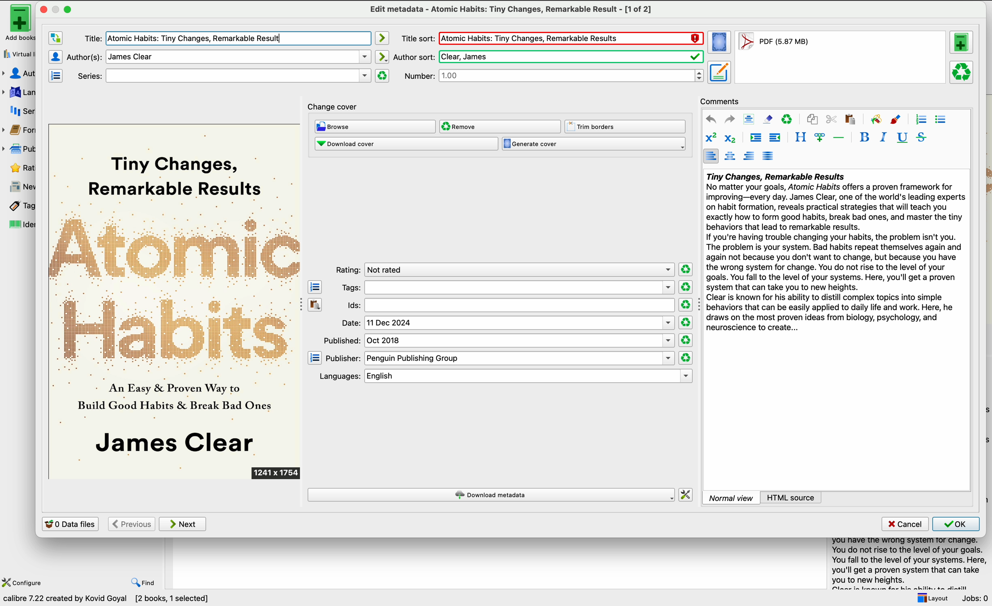  Describe the element at coordinates (850, 119) in the screenshot. I see `paste` at that location.